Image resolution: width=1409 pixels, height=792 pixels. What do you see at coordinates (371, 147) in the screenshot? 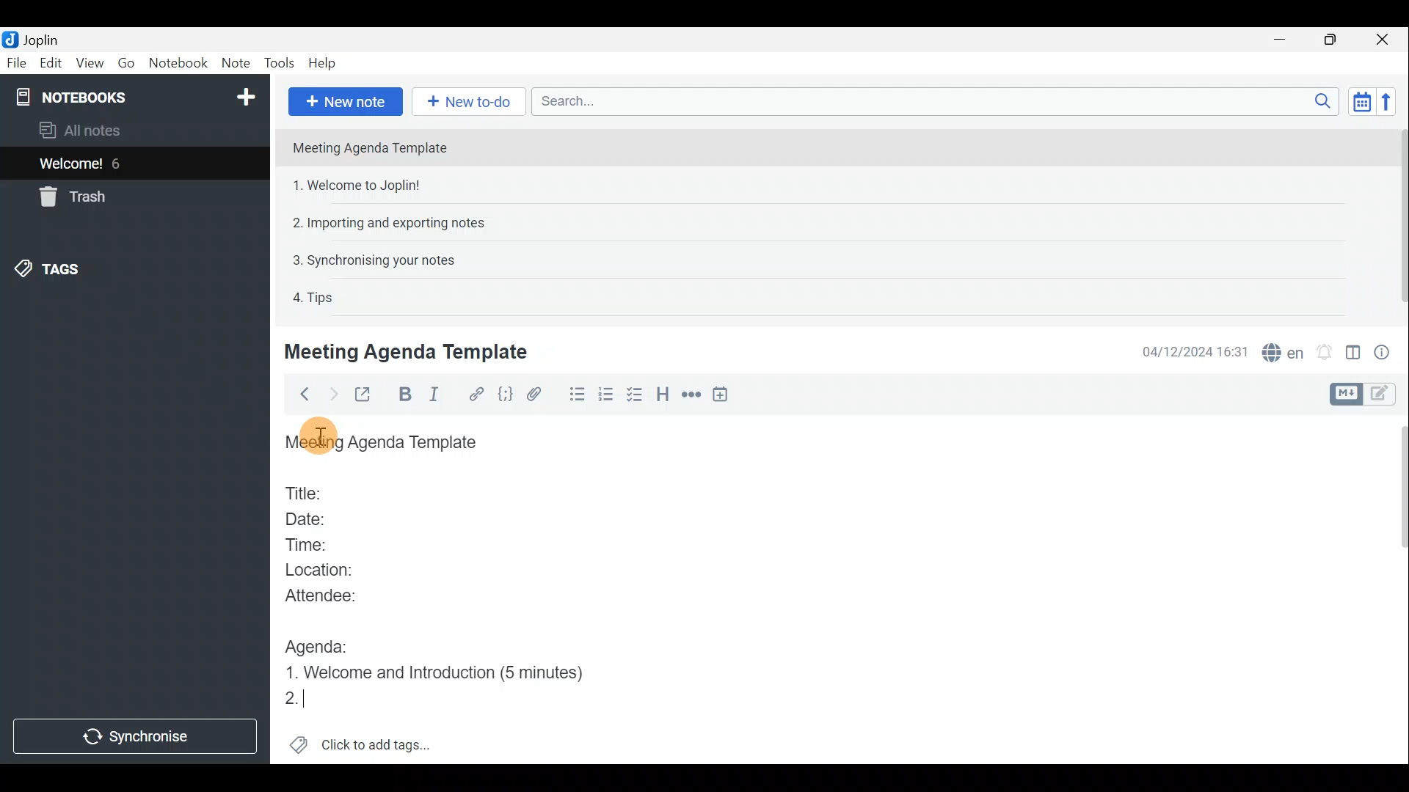
I see `Meeting Agenda Template` at bounding box center [371, 147].